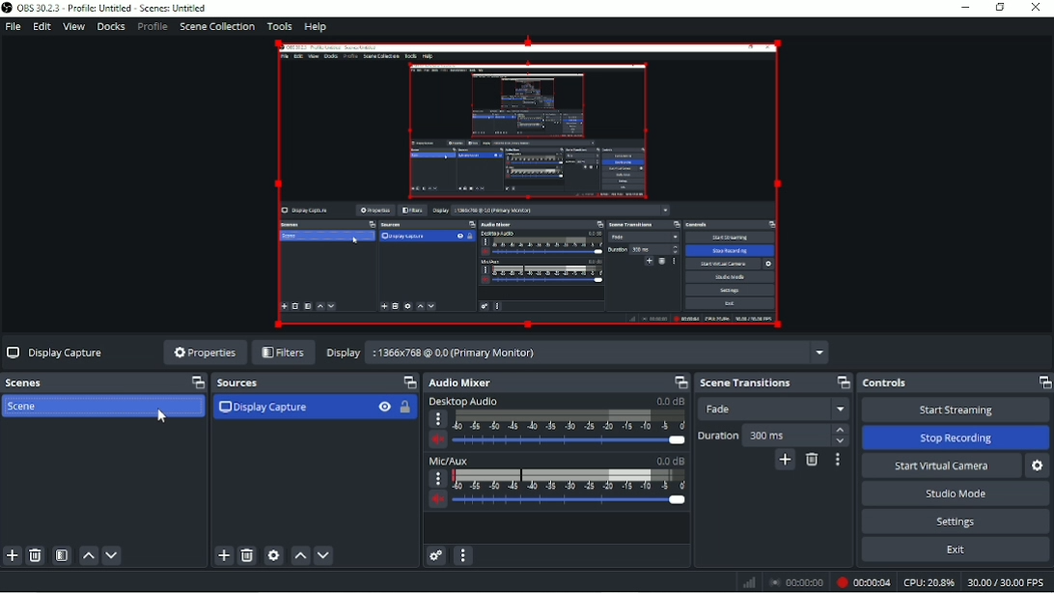 Image resolution: width=1054 pixels, height=593 pixels. I want to click on Lock, so click(408, 409).